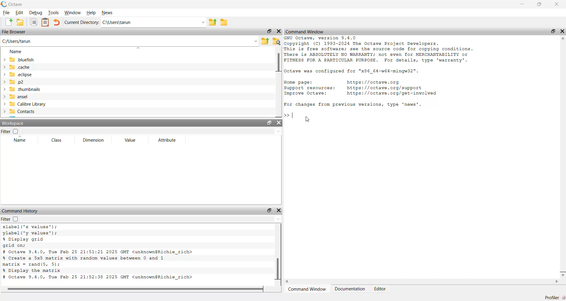 The height and width of the screenshot is (301, 566). What do you see at coordinates (28, 104) in the screenshot?
I see `Calibre Library` at bounding box center [28, 104].